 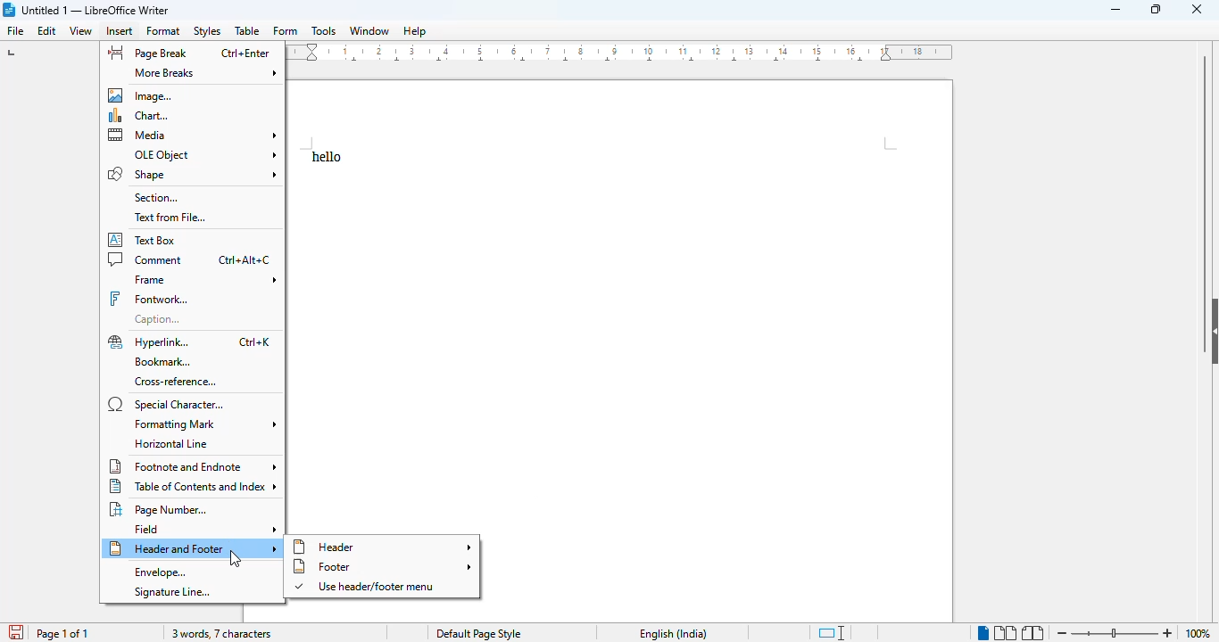 What do you see at coordinates (204, 280) in the screenshot?
I see `frame` at bounding box center [204, 280].